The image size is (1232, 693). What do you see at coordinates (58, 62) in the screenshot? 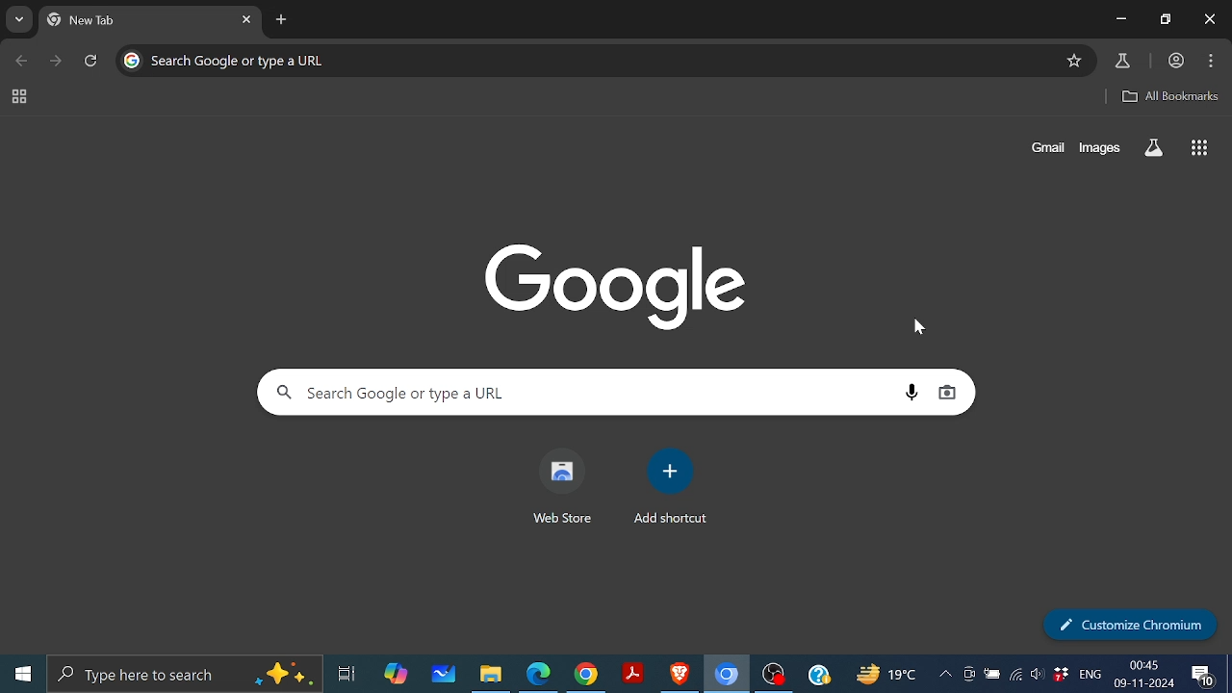
I see `next page` at bounding box center [58, 62].